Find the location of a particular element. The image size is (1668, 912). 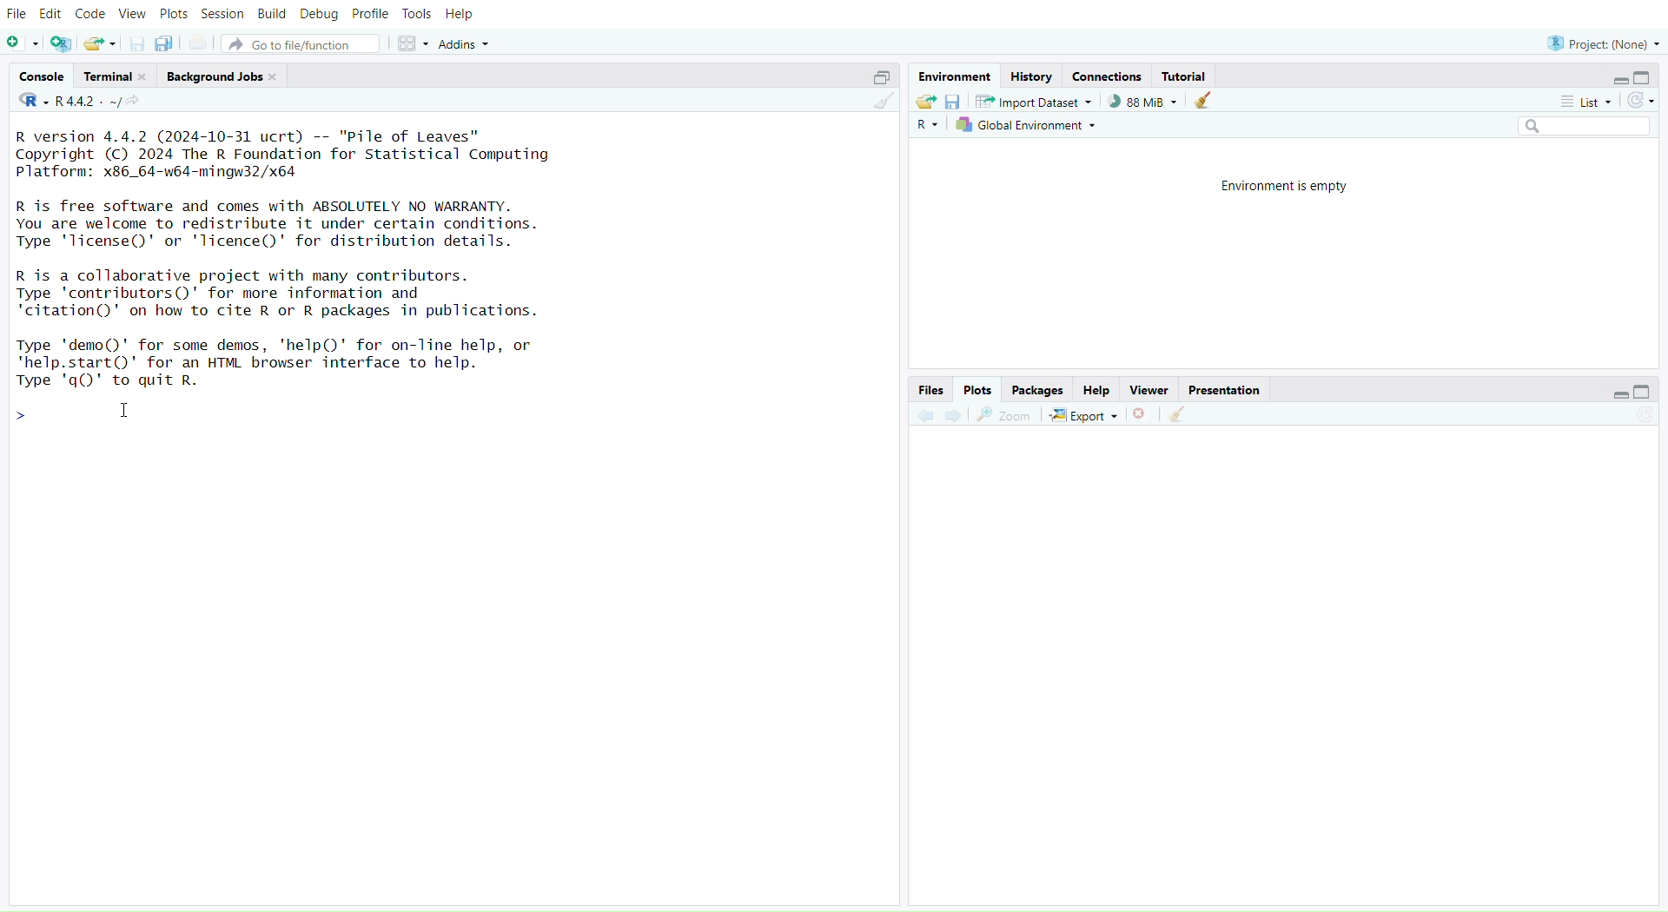

clear objects is located at coordinates (1207, 102).